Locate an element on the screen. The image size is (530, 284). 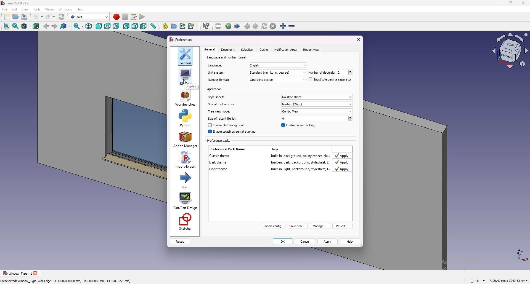
go to link object is located at coordinates (66, 26).